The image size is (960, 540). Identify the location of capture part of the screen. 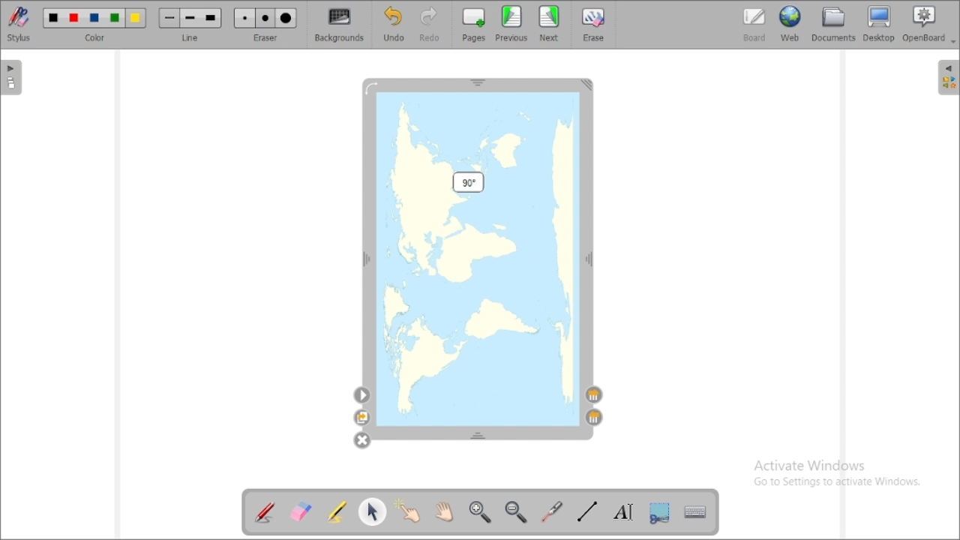
(660, 513).